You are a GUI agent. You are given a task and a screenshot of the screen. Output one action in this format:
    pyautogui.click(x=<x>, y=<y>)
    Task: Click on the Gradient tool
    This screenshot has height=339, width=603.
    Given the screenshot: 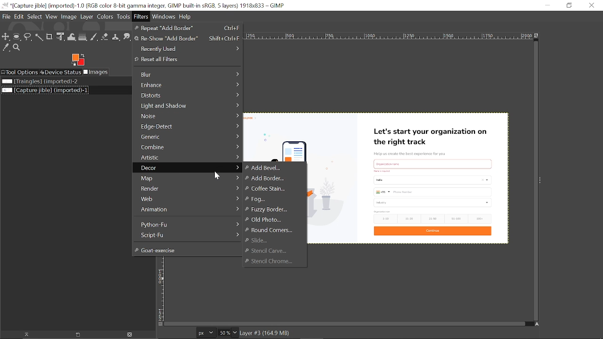 What is the action you would take?
    pyautogui.click(x=83, y=37)
    